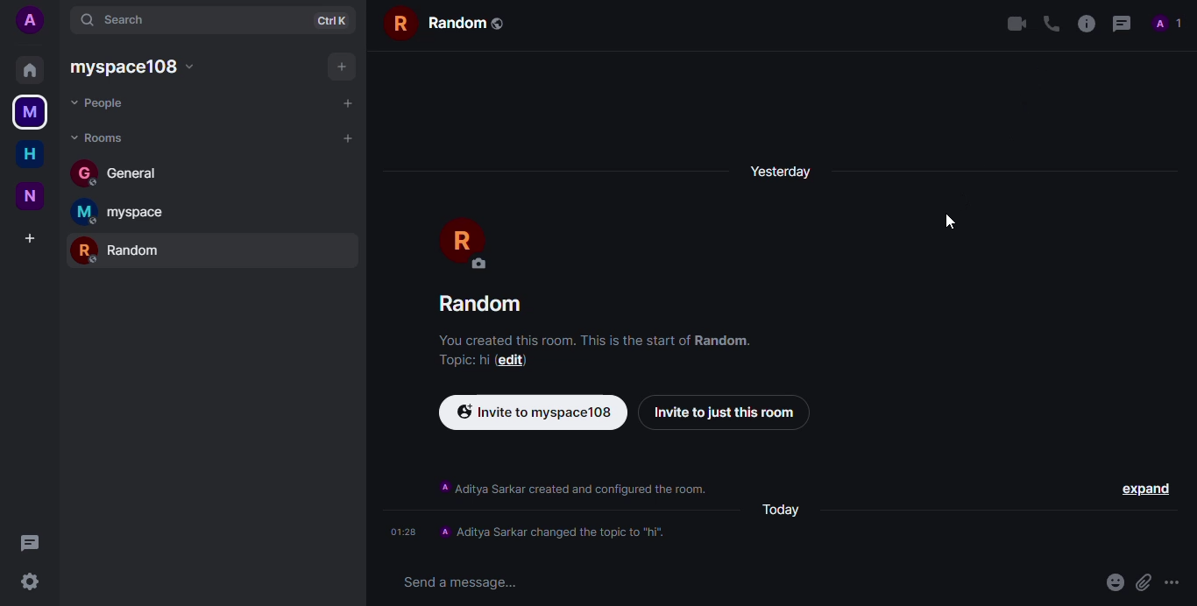 This screenshot has height=606, width=1197. Describe the element at coordinates (29, 542) in the screenshot. I see `threads` at that location.